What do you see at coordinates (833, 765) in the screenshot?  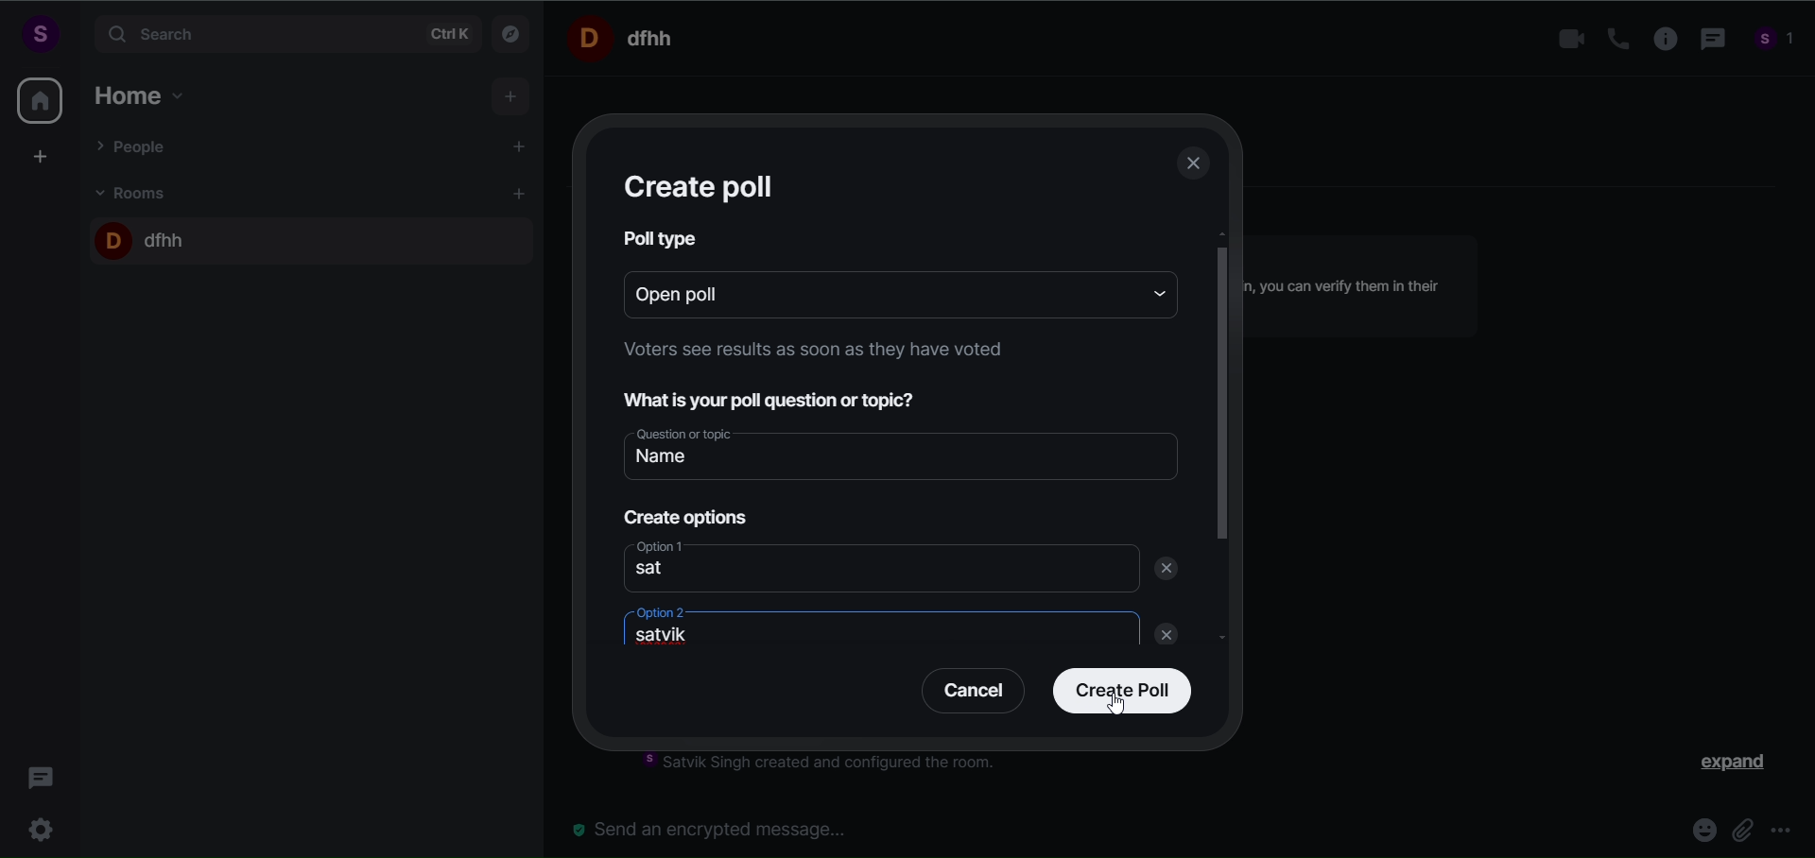 I see `instruction` at bounding box center [833, 765].